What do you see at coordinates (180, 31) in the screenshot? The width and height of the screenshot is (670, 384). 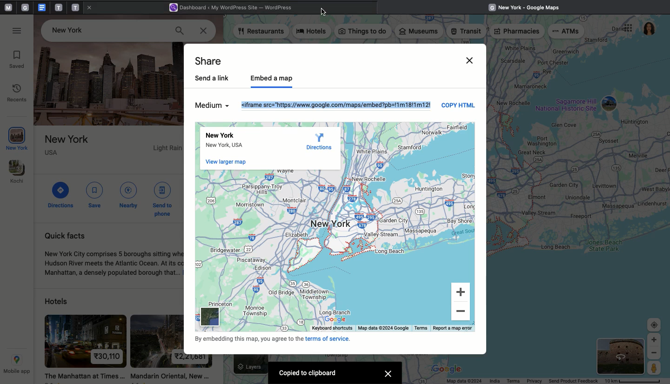 I see `Search` at bounding box center [180, 31].